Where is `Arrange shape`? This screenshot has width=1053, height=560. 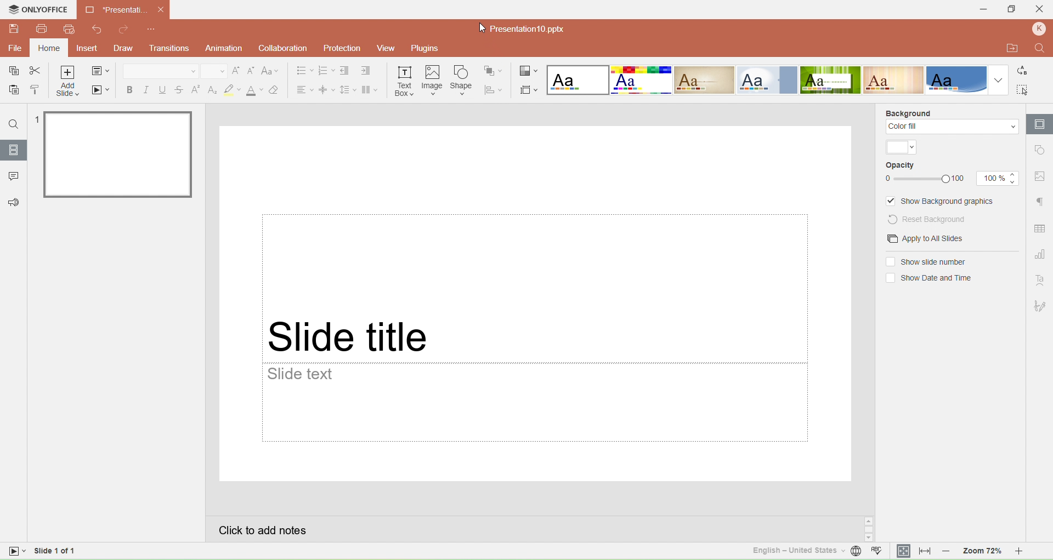 Arrange shape is located at coordinates (494, 70).